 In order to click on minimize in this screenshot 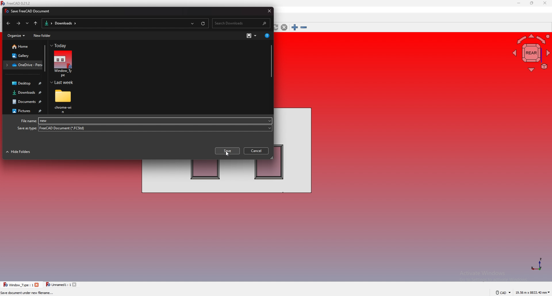, I will do `click(519, 3)`.